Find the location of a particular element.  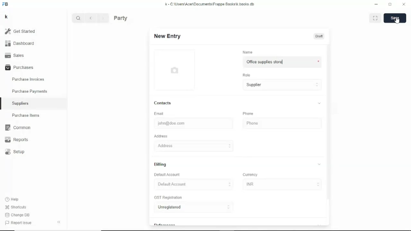

Default account is located at coordinates (194, 184).